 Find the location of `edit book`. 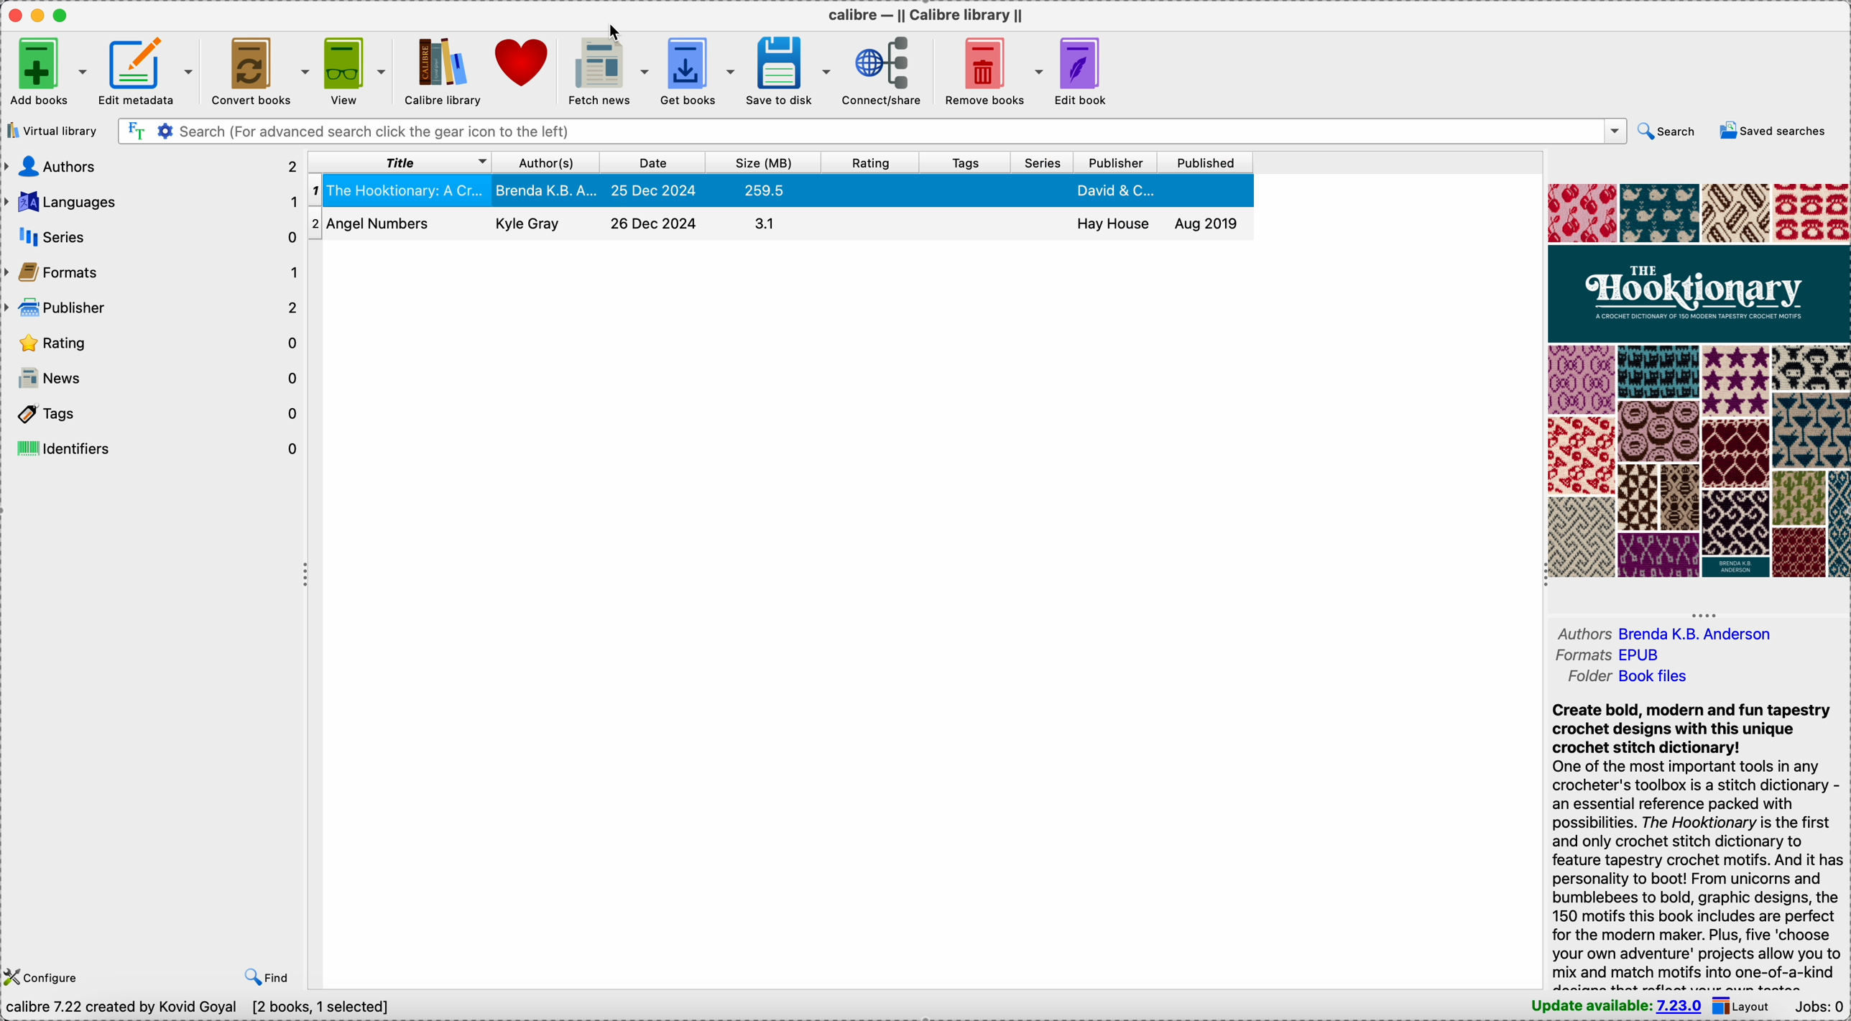

edit book is located at coordinates (1088, 73).